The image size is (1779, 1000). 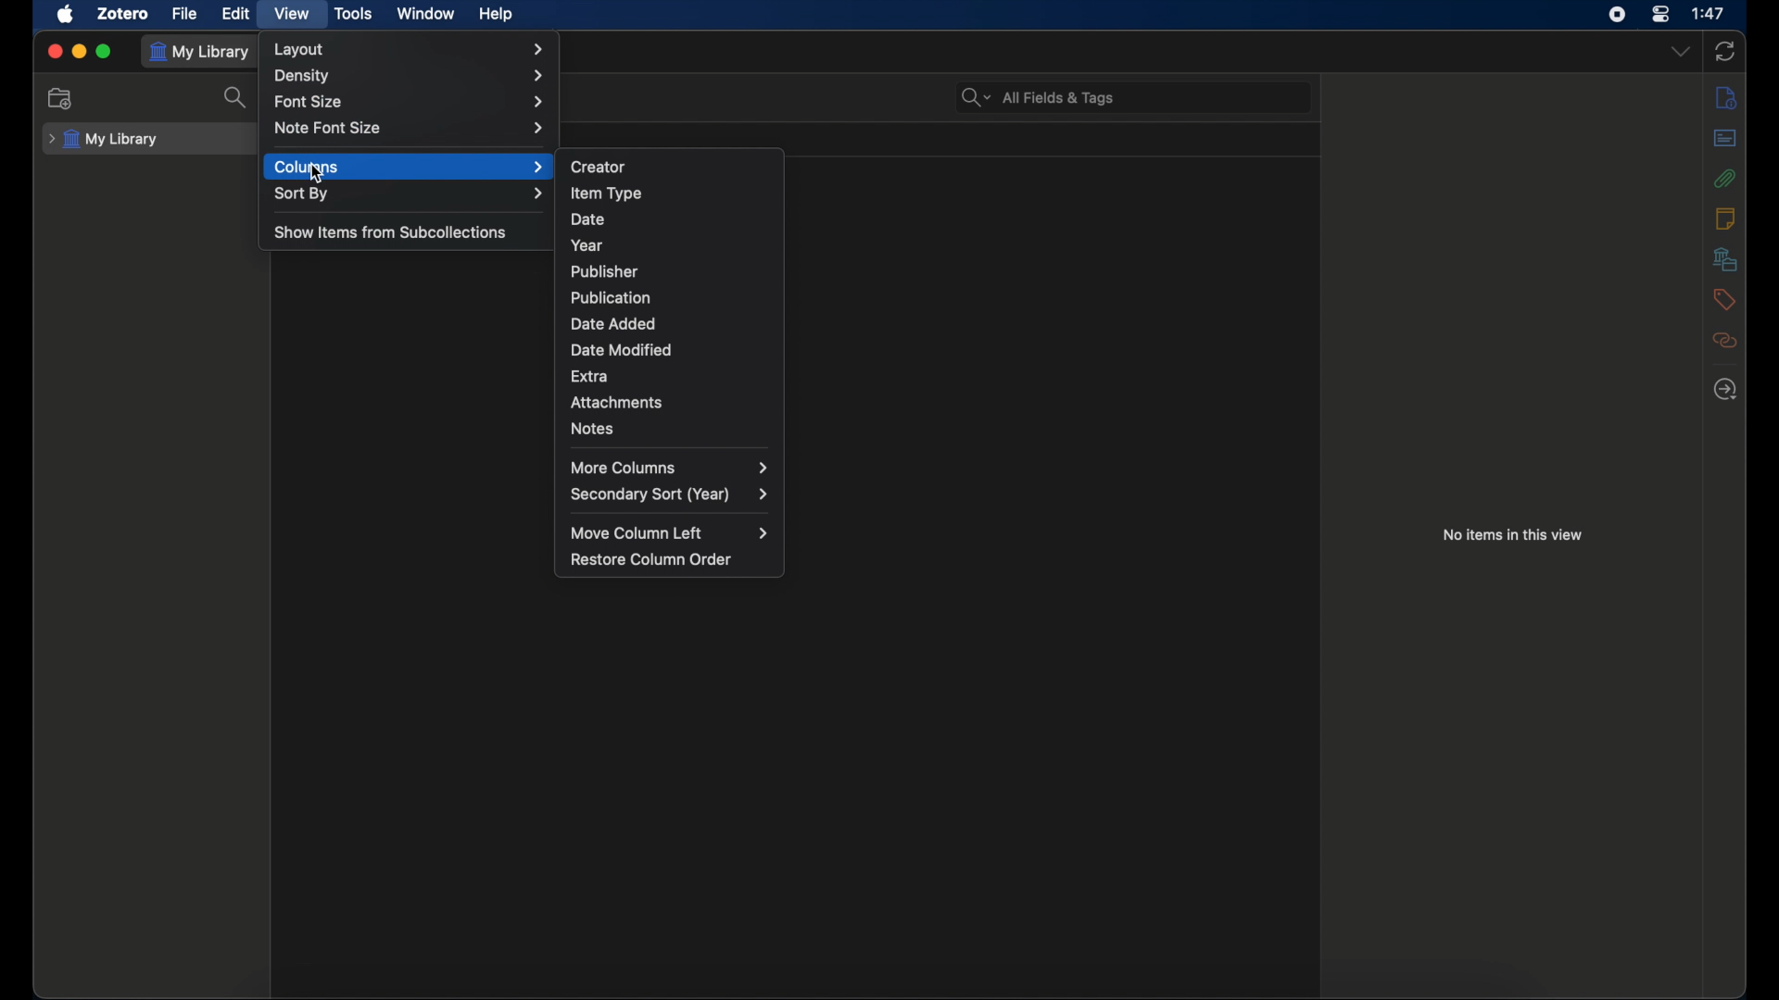 What do you see at coordinates (1725, 258) in the screenshot?
I see `libraries` at bounding box center [1725, 258].